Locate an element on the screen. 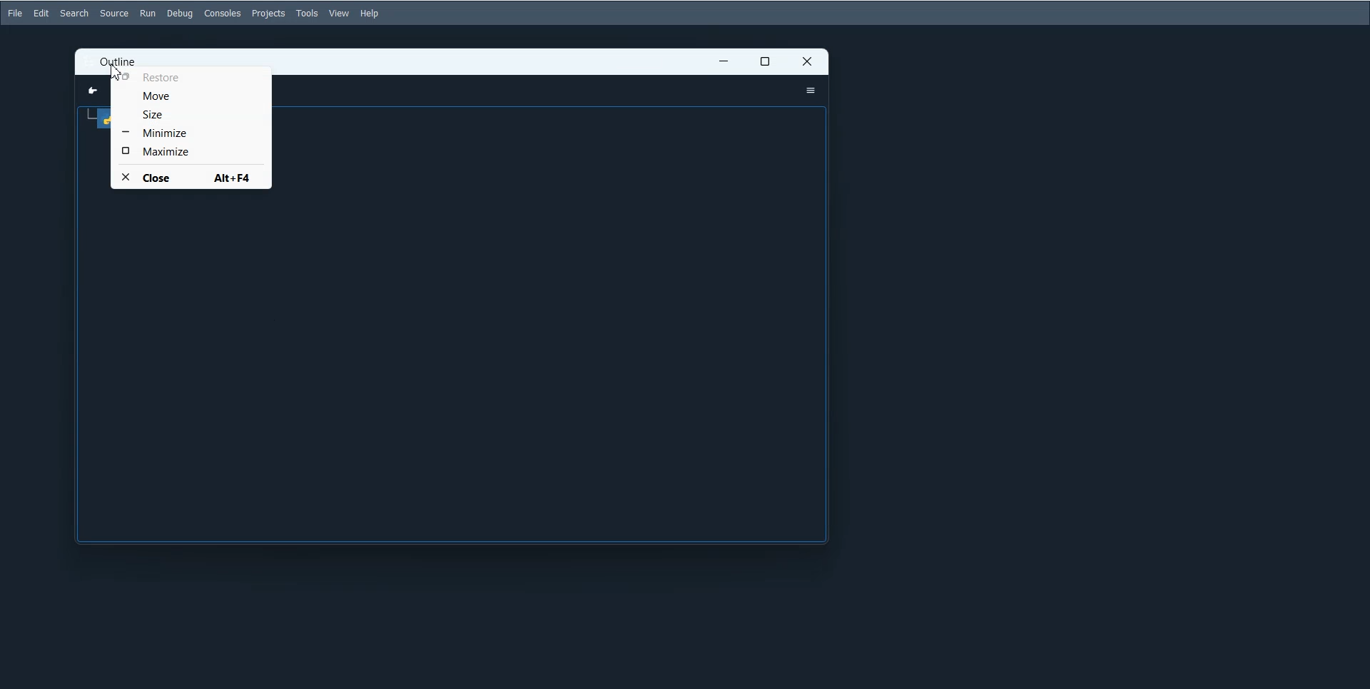  Size is located at coordinates (192, 114).